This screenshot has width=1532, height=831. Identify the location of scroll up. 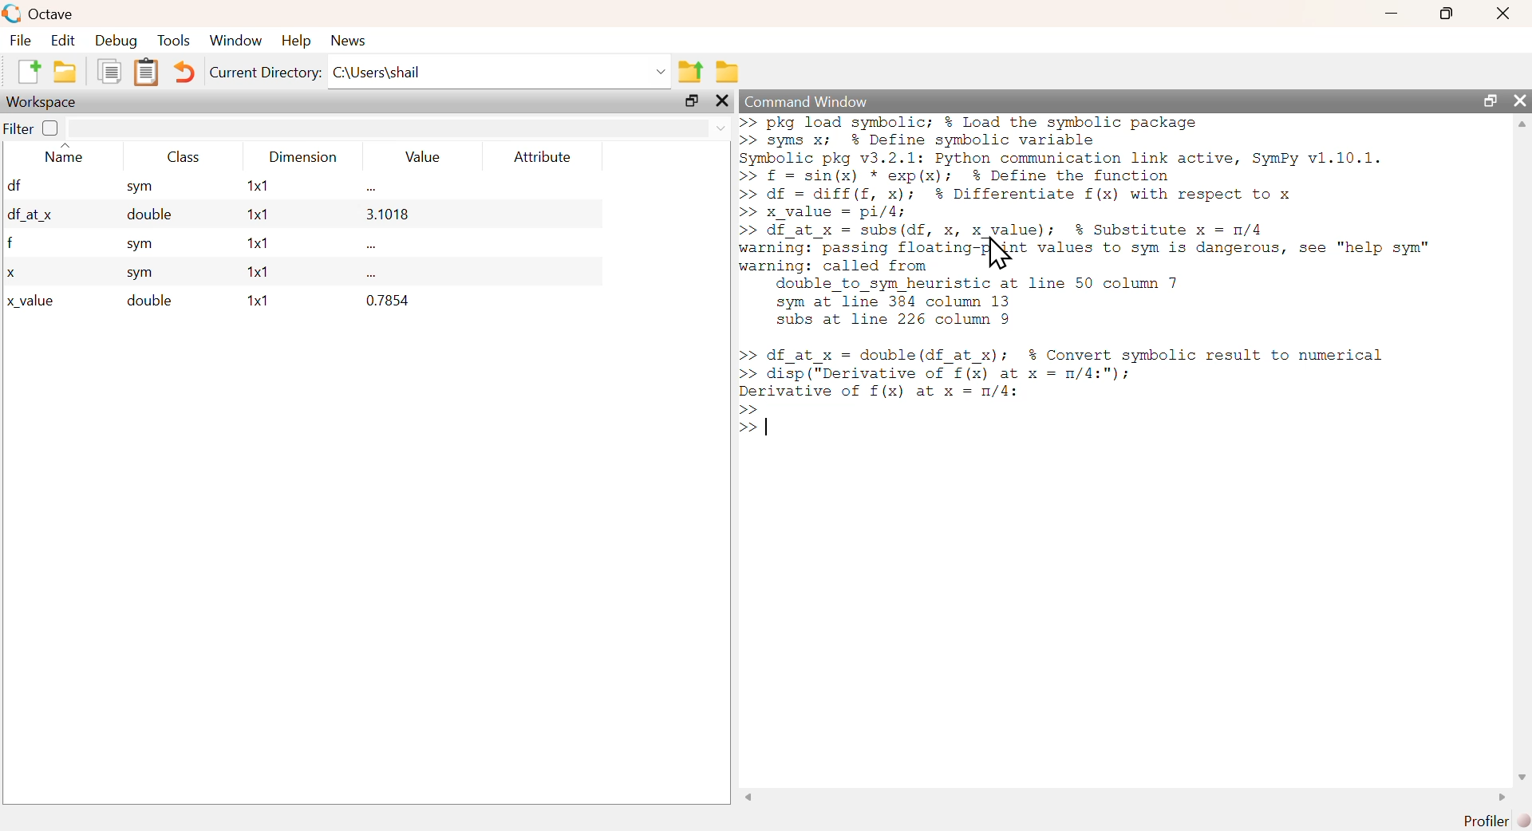
(1522, 124).